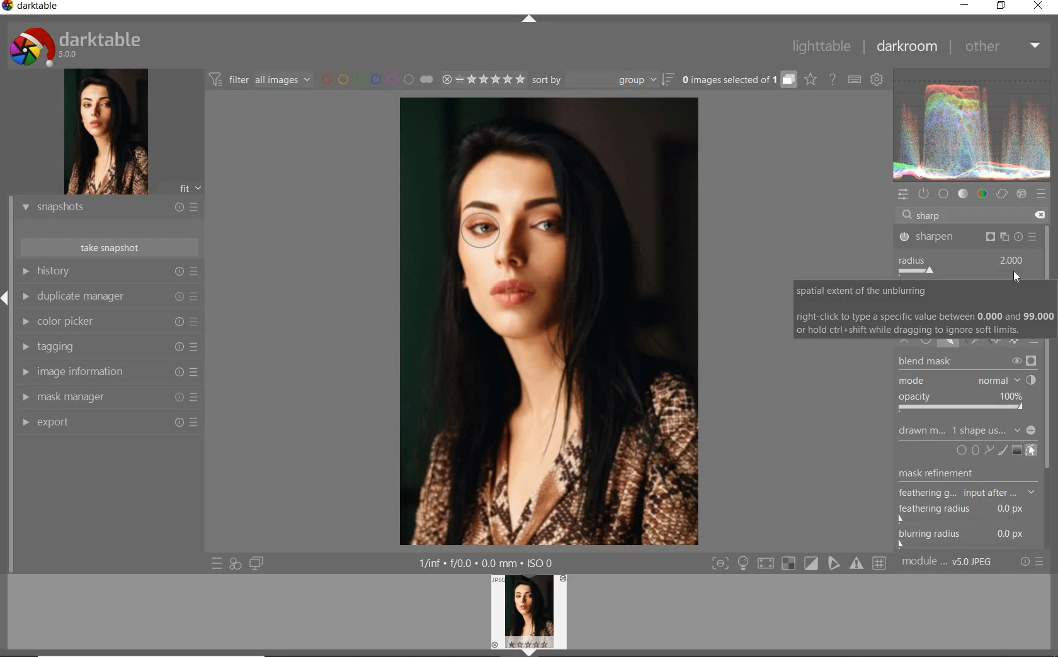 The image size is (1058, 657). I want to click on filter all images by module order, so click(261, 81).